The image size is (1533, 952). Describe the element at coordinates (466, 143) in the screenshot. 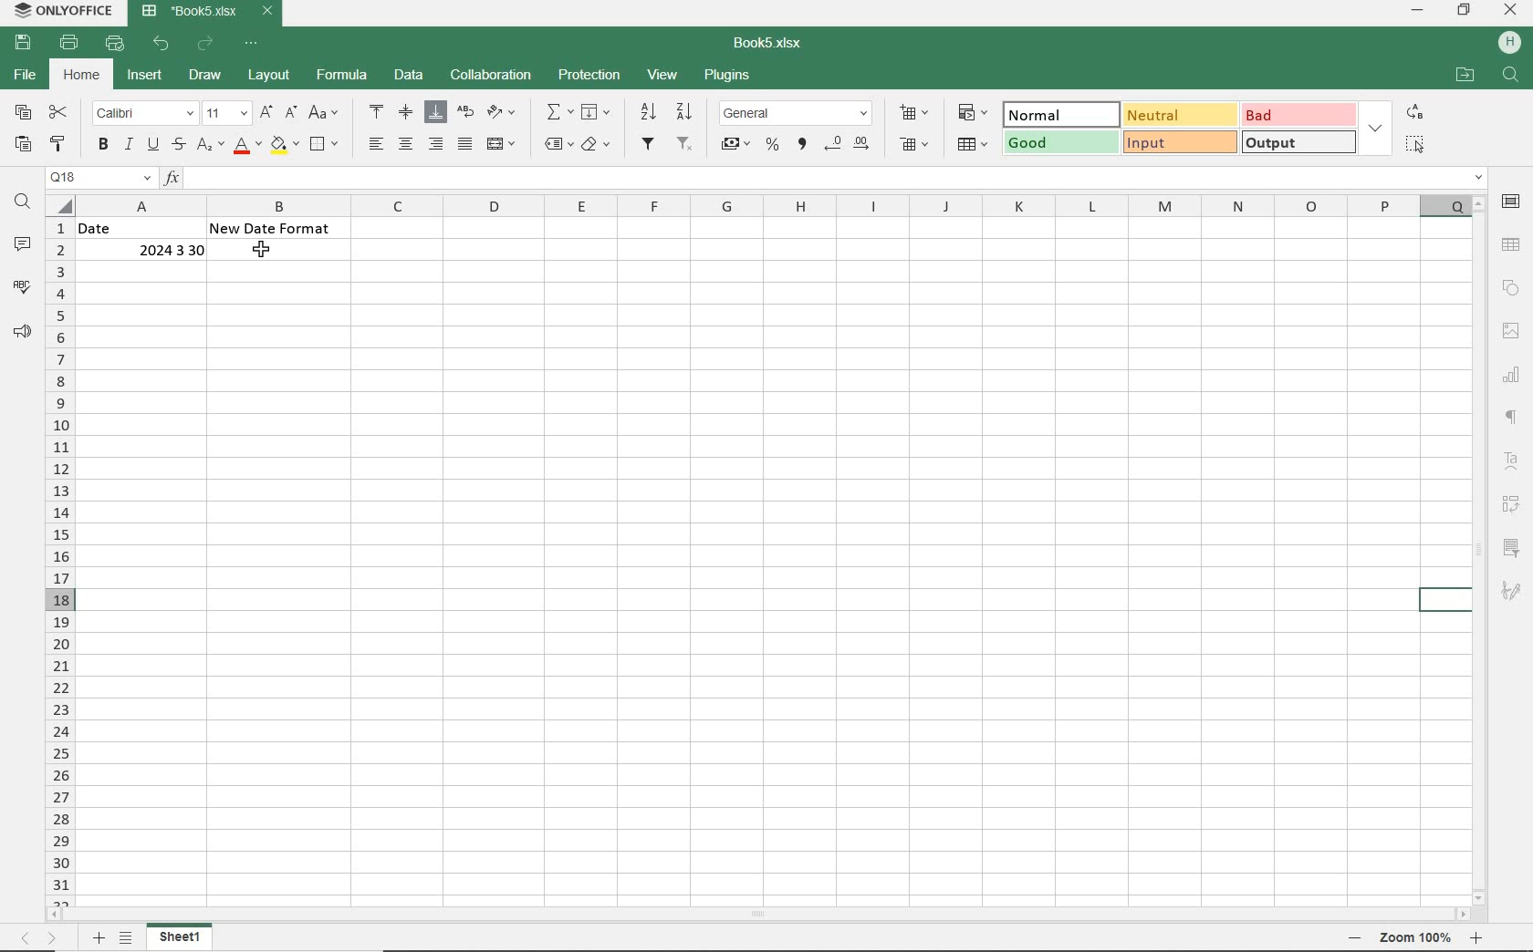

I see `JUSTIFIED` at that location.